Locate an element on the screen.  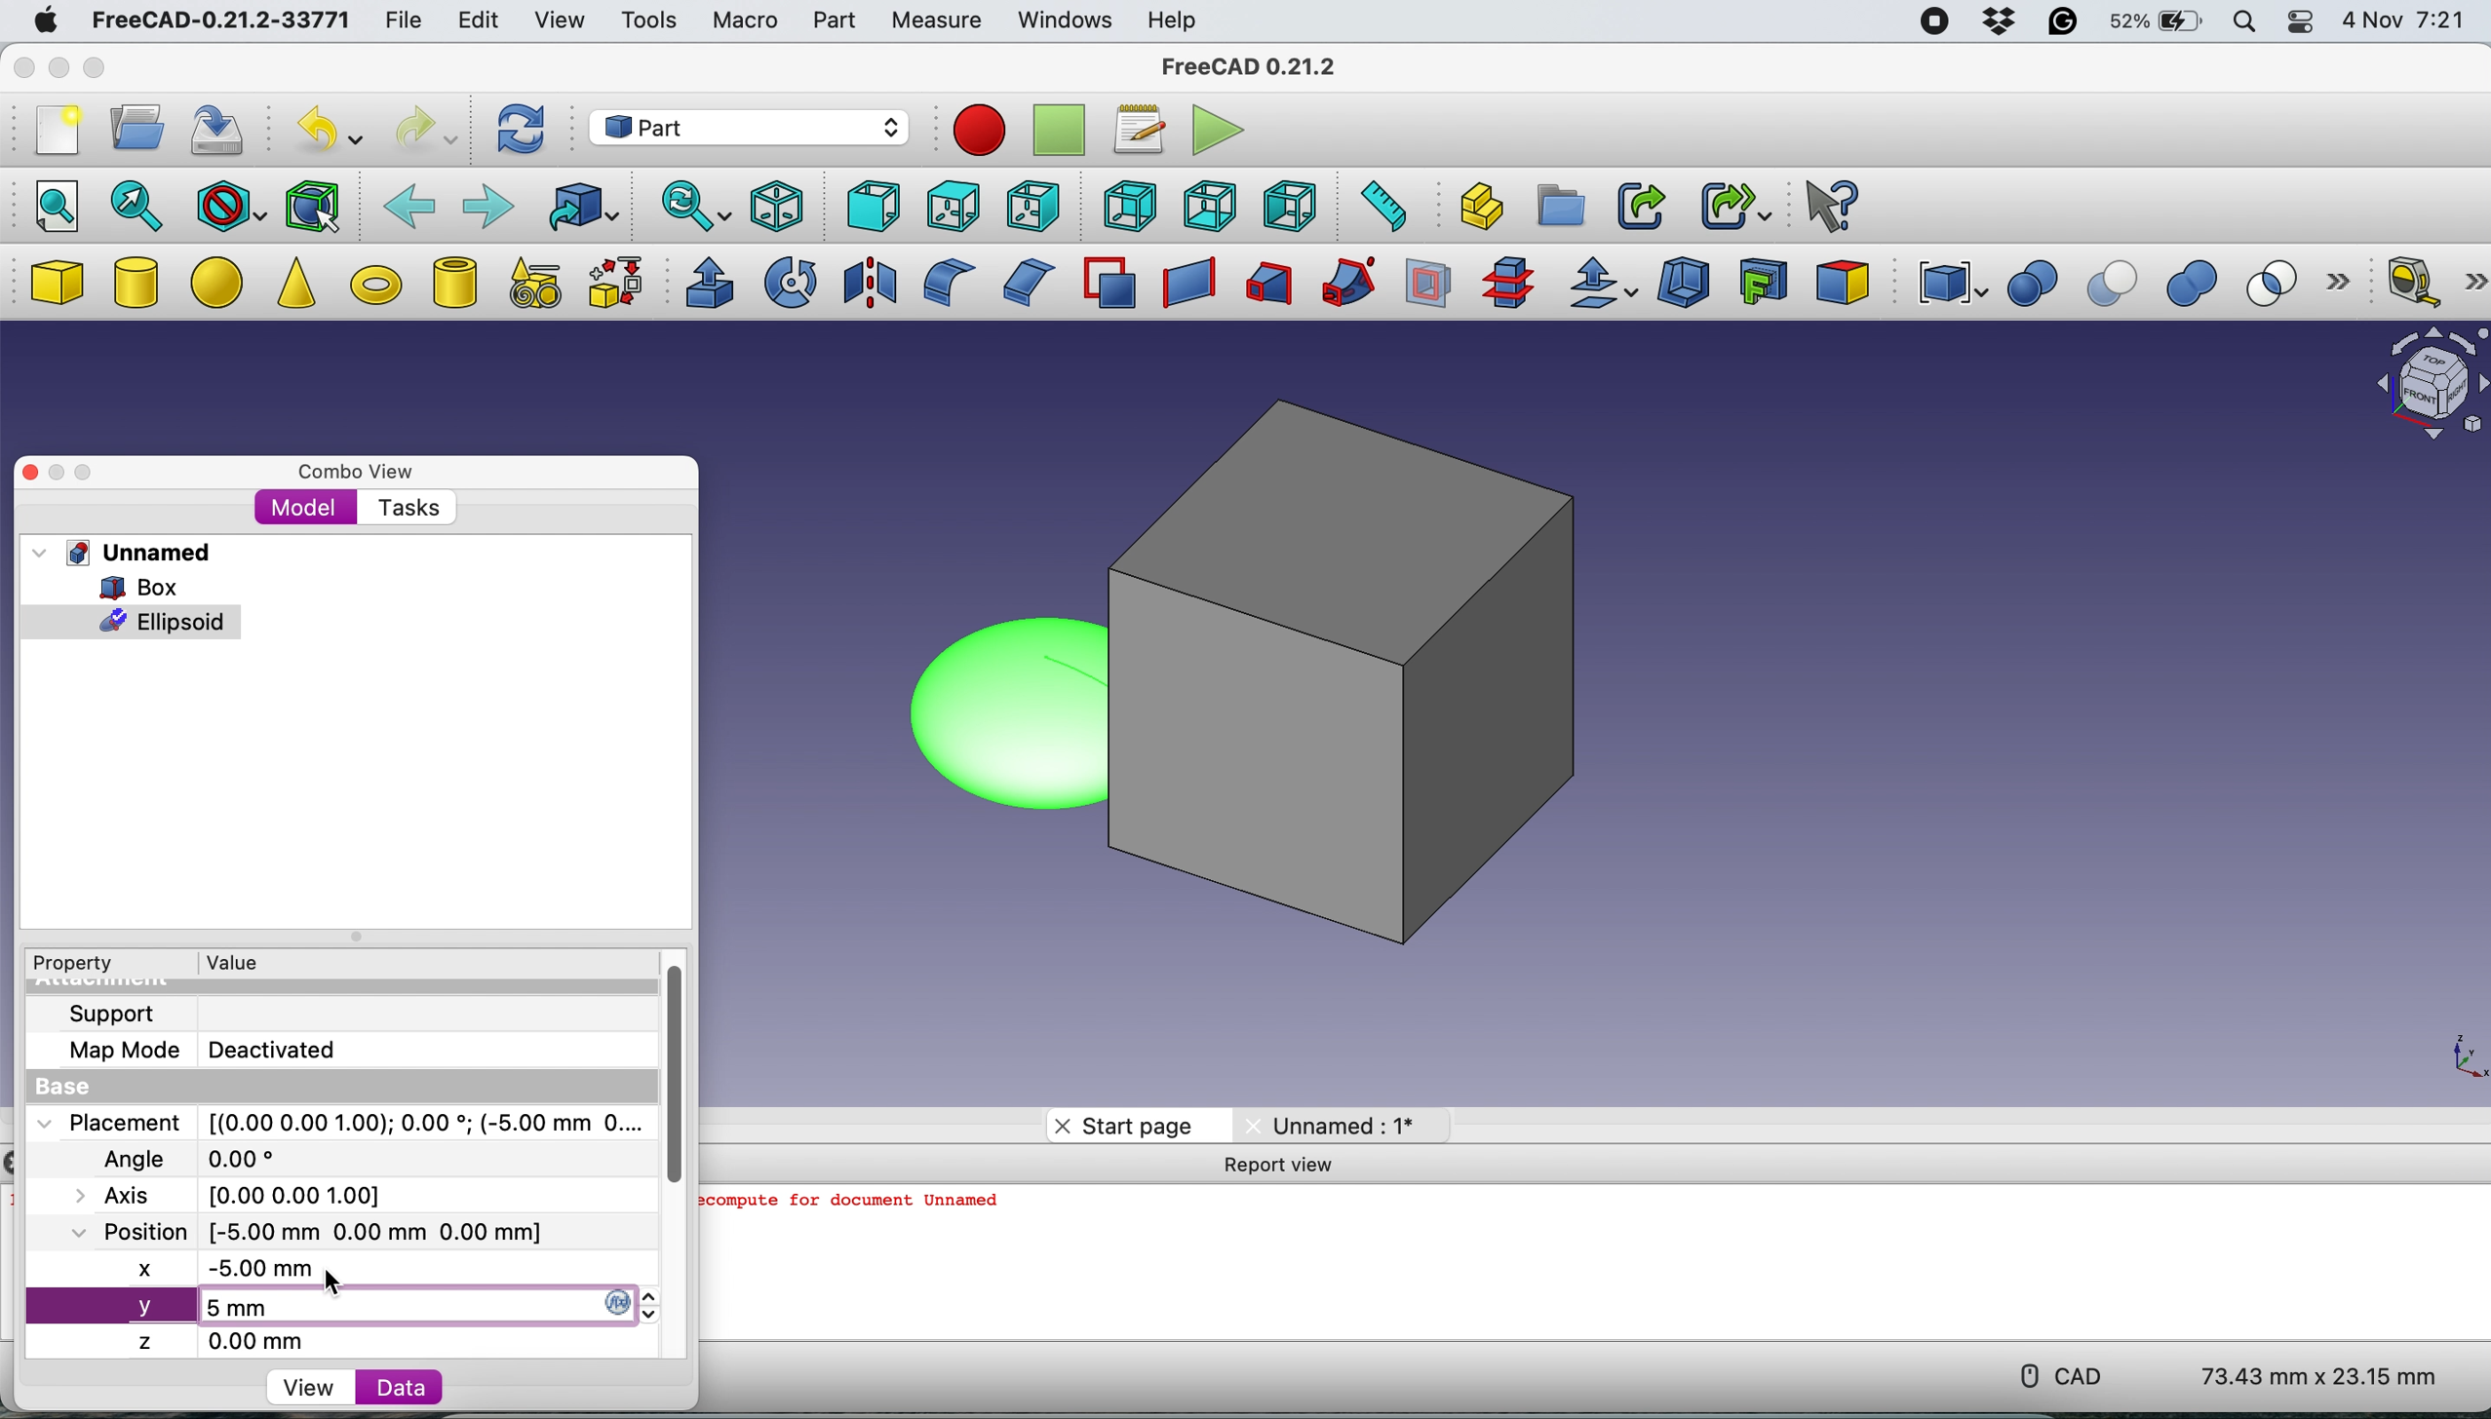
fit all is located at coordinates (49, 204).